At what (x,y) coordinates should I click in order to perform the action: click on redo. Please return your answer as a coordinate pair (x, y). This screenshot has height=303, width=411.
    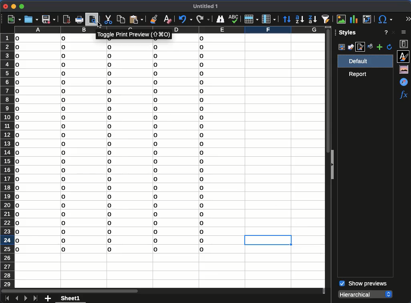
    Looking at the image, I should click on (203, 18).